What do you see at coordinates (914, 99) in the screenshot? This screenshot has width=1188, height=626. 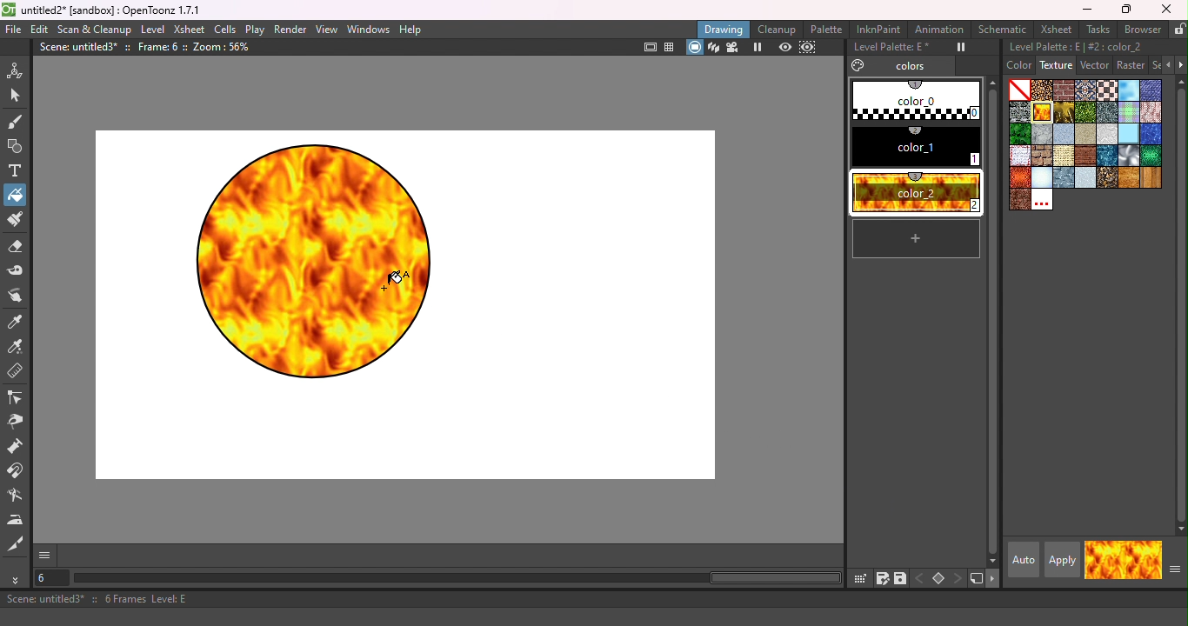 I see `#0 color_0 (1)` at bounding box center [914, 99].